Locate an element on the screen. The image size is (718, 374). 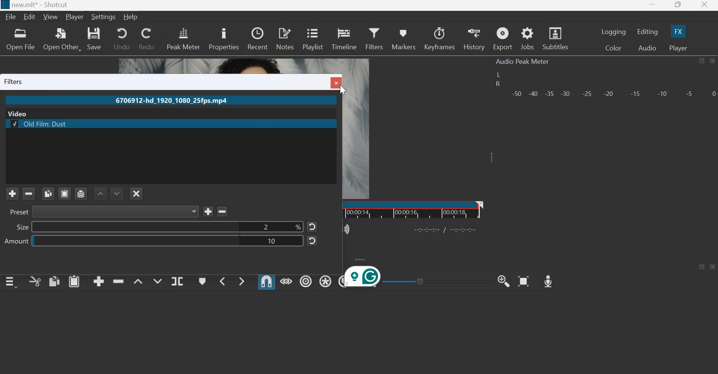
Preset is located at coordinates (17, 212).